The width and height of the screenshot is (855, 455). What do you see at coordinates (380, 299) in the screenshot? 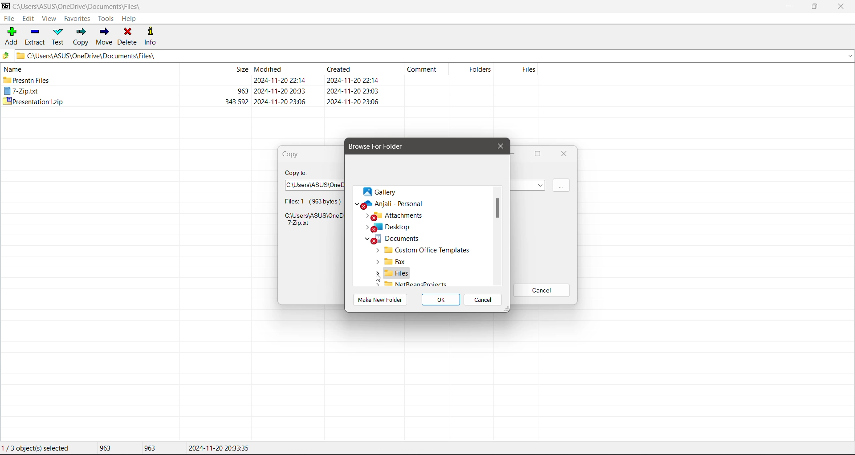
I see `Make New Folder` at bounding box center [380, 299].